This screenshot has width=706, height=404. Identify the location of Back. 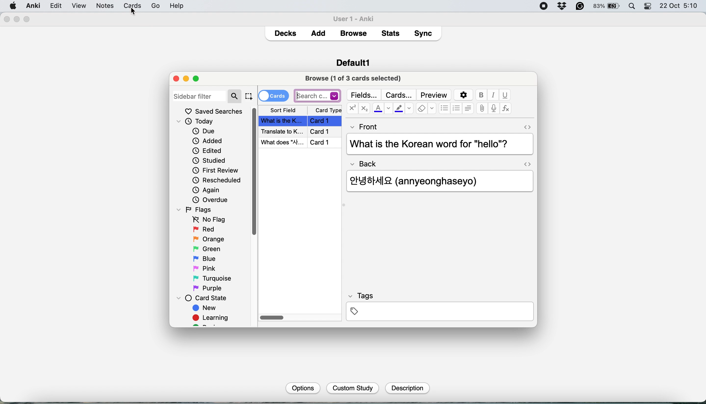
(366, 162).